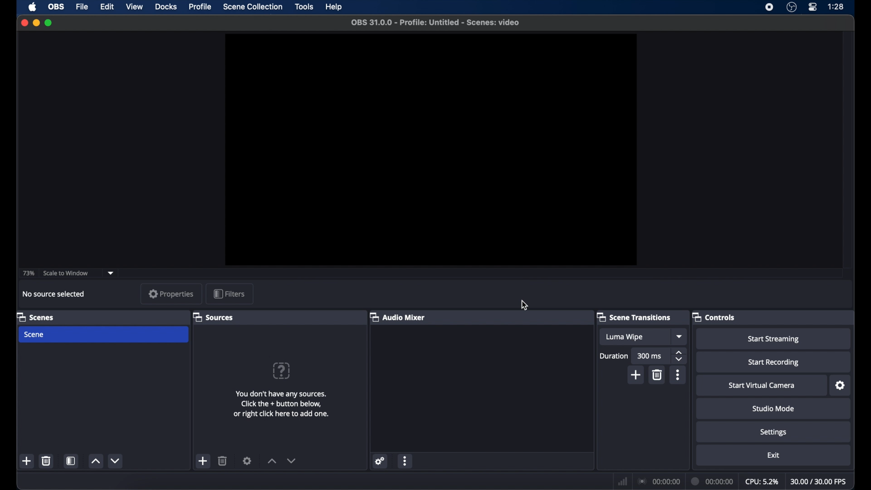 The image size is (871, 490). Describe the element at coordinates (658, 481) in the screenshot. I see `connection` at that location.